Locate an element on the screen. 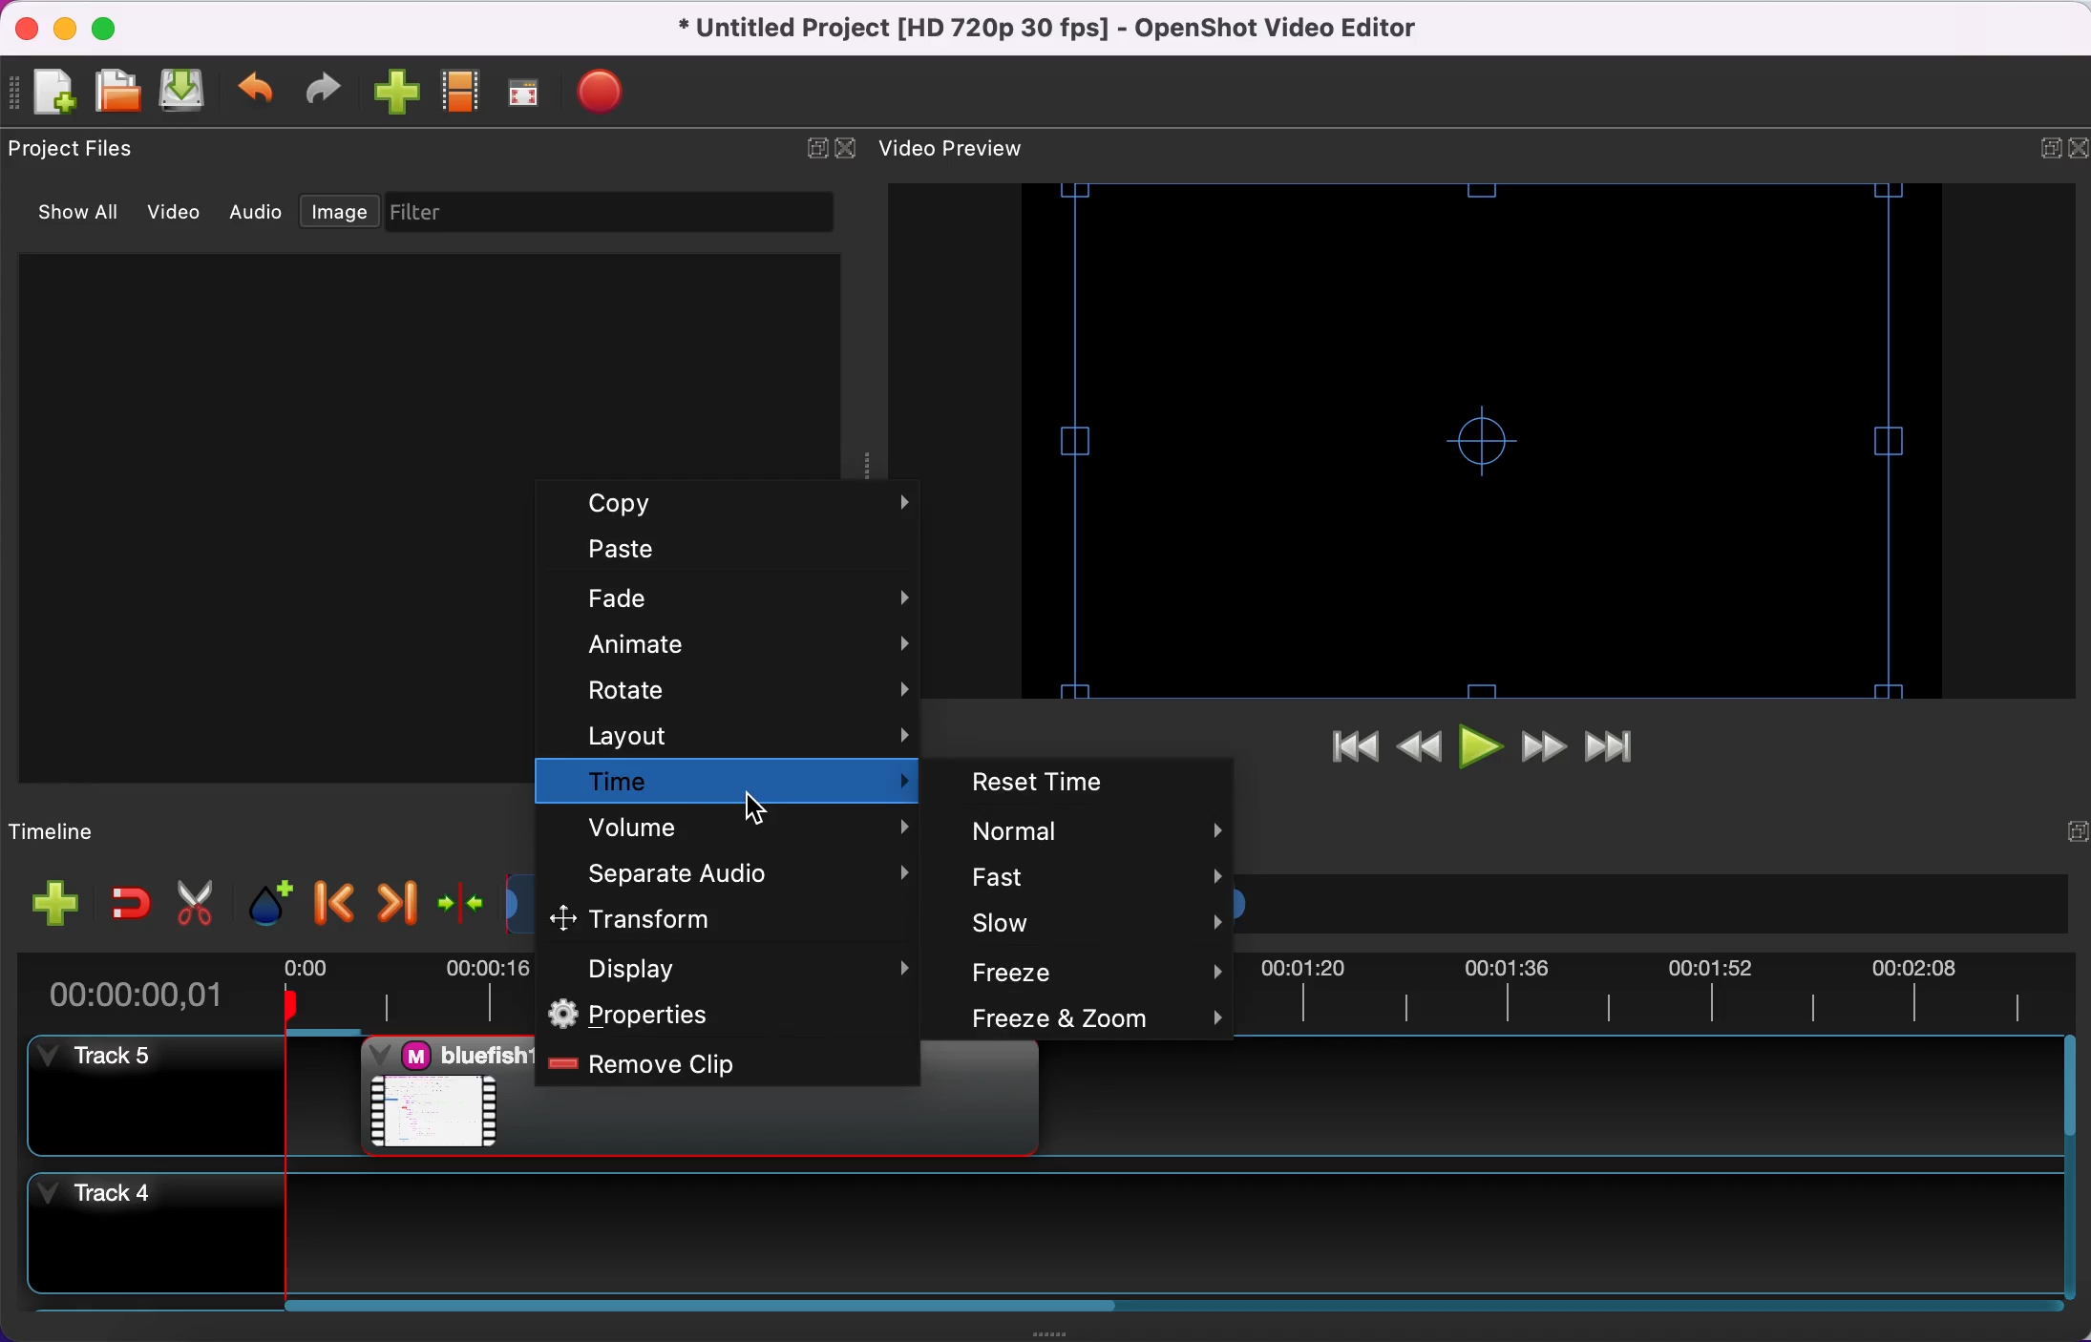  rewind is located at coordinates (1415, 754).